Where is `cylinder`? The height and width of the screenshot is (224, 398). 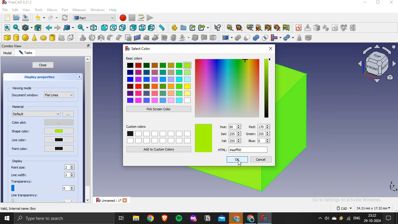
cylinder is located at coordinates (17, 38).